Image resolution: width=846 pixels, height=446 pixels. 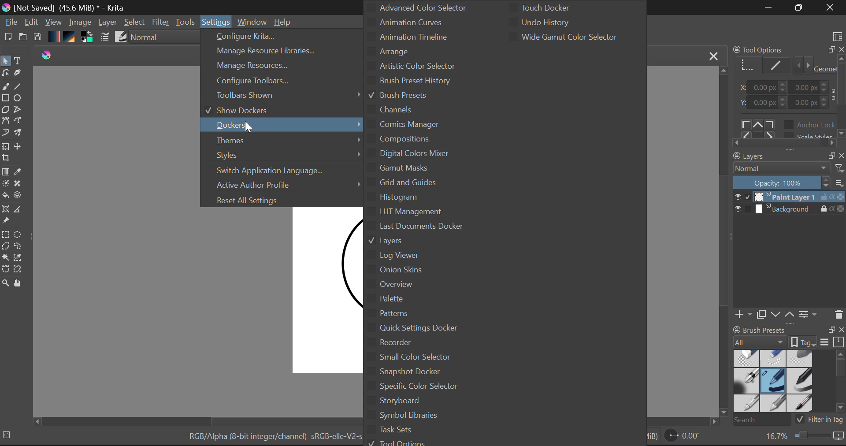 What do you see at coordinates (418, 154) in the screenshot?
I see `Digital Colors Mixer` at bounding box center [418, 154].